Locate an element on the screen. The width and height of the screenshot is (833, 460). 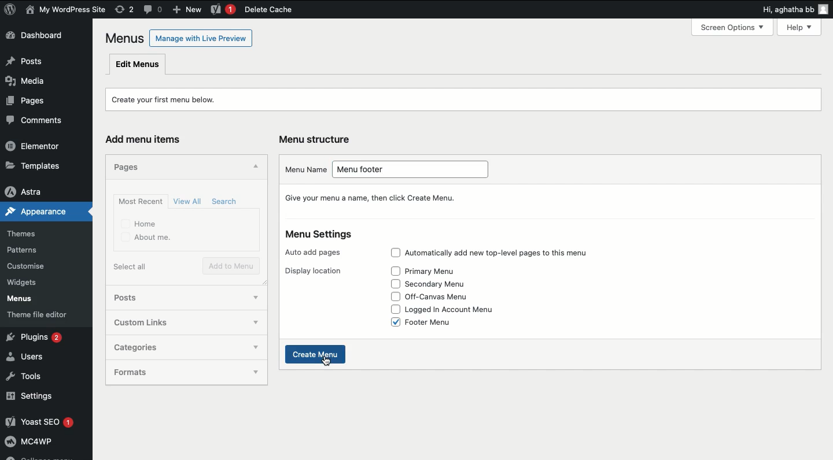
Give your menu a name, then click Create Menu. is located at coordinates (378, 199).